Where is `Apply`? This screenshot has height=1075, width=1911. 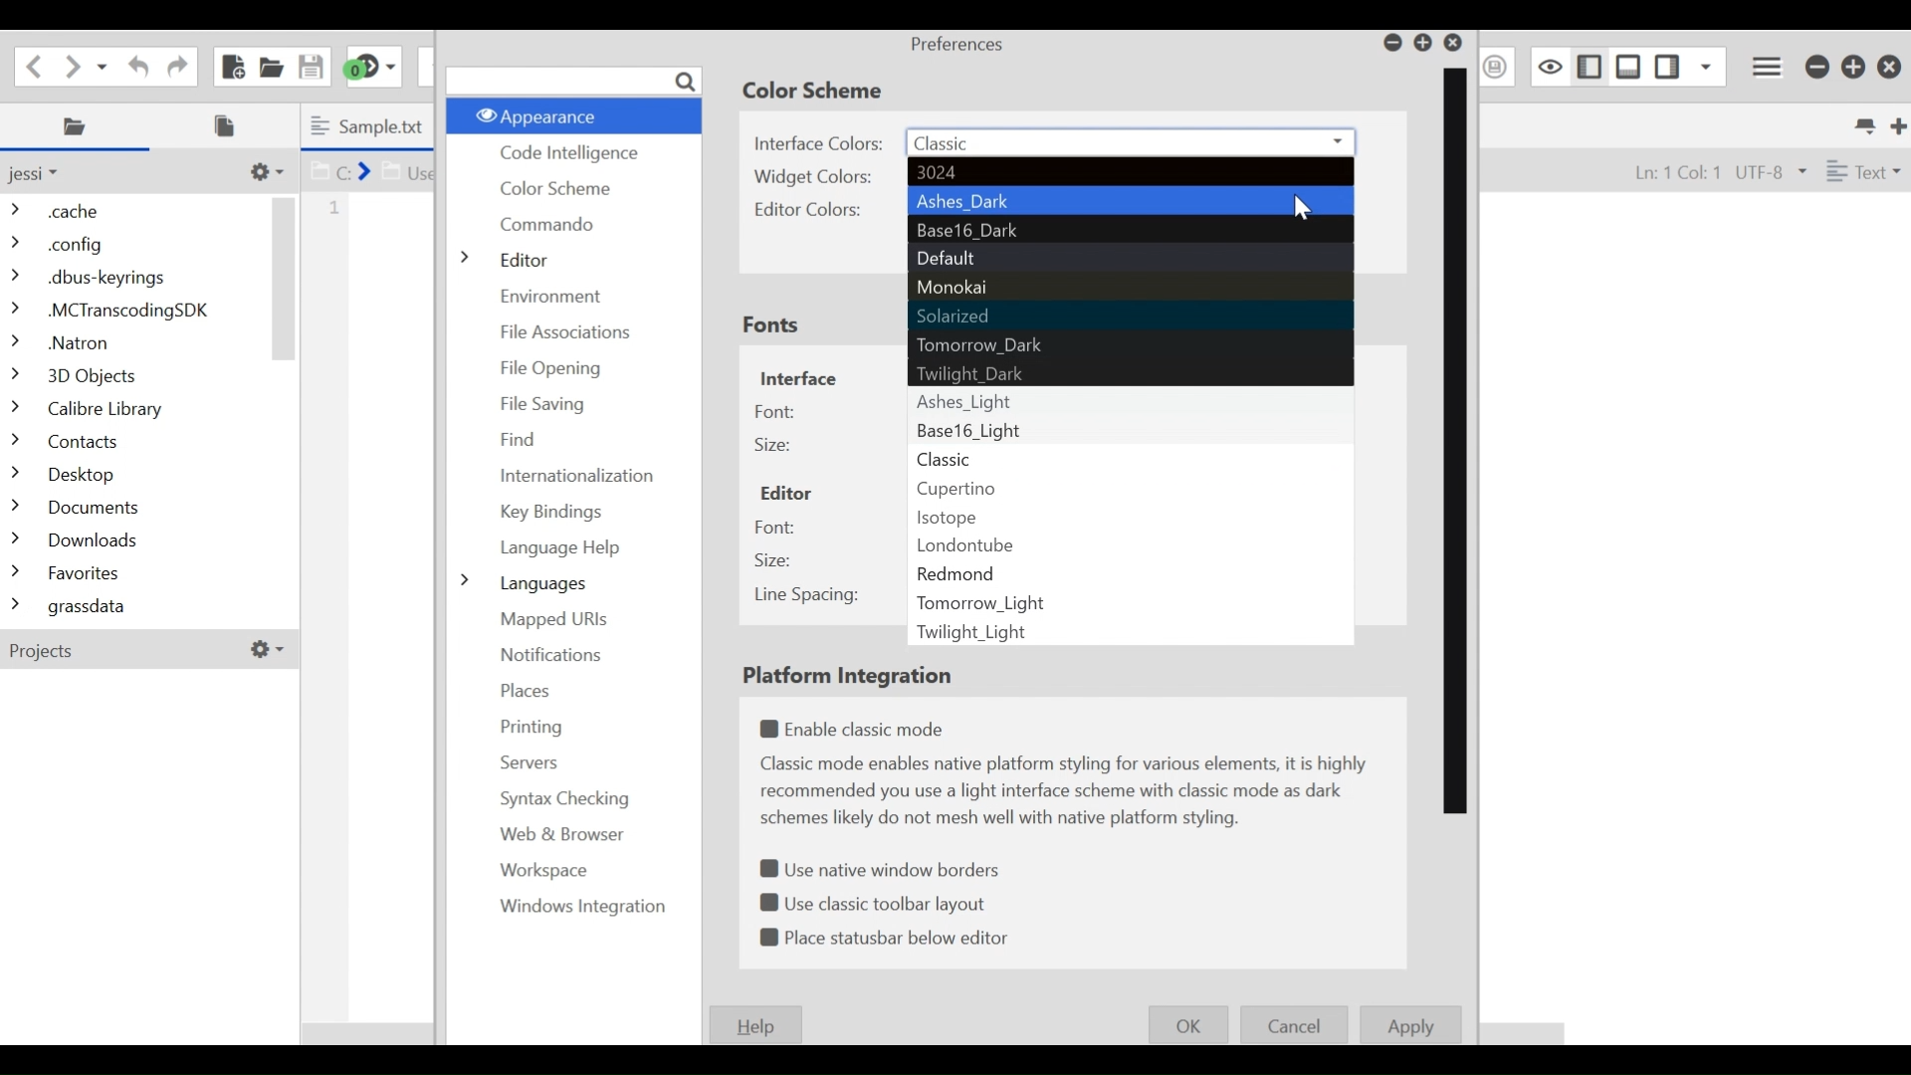 Apply is located at coordinates (1411, 1025).